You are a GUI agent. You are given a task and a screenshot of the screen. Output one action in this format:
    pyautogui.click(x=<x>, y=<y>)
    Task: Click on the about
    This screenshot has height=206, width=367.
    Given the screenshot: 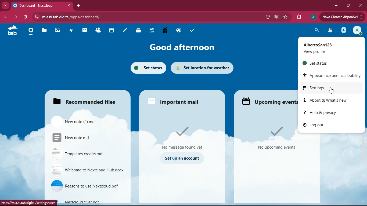 What is the action you would take?
    pyautogui.click(x=325, y=100)
    